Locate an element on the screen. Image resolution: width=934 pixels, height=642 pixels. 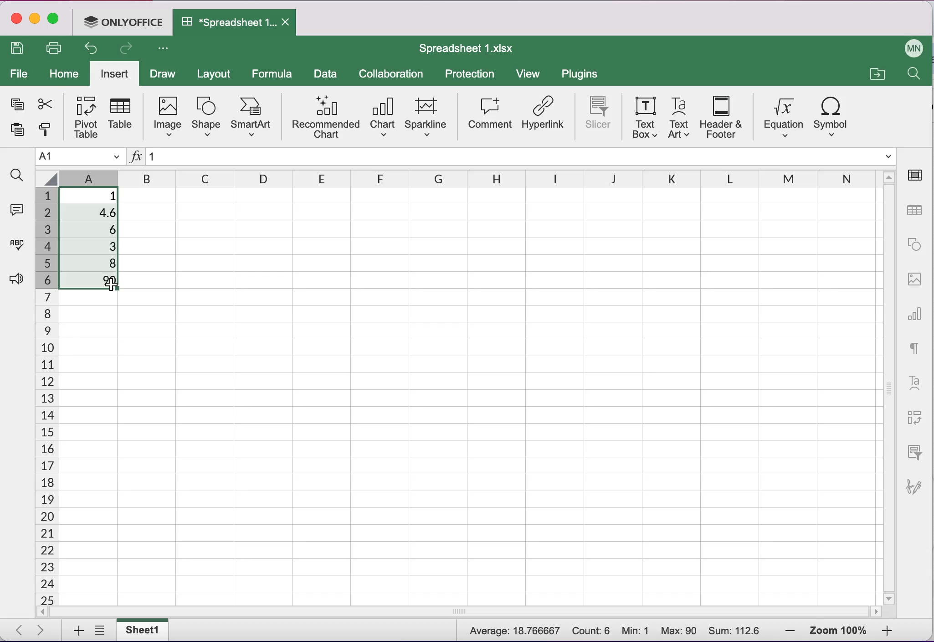
cells numbers is located at coordinates (44, 396).